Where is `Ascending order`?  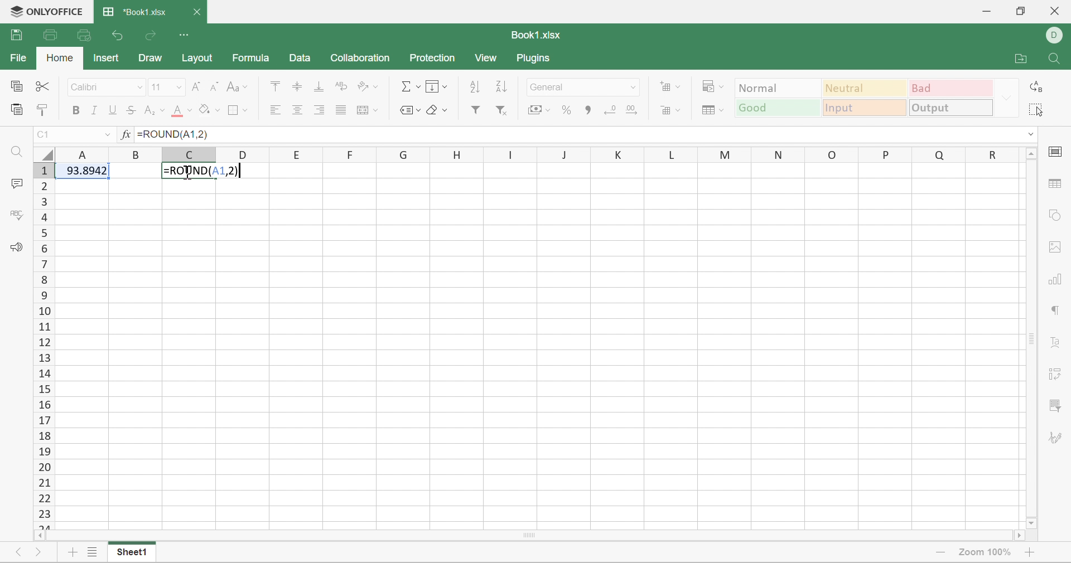 Ascending order is located at coordinates (475, 85).